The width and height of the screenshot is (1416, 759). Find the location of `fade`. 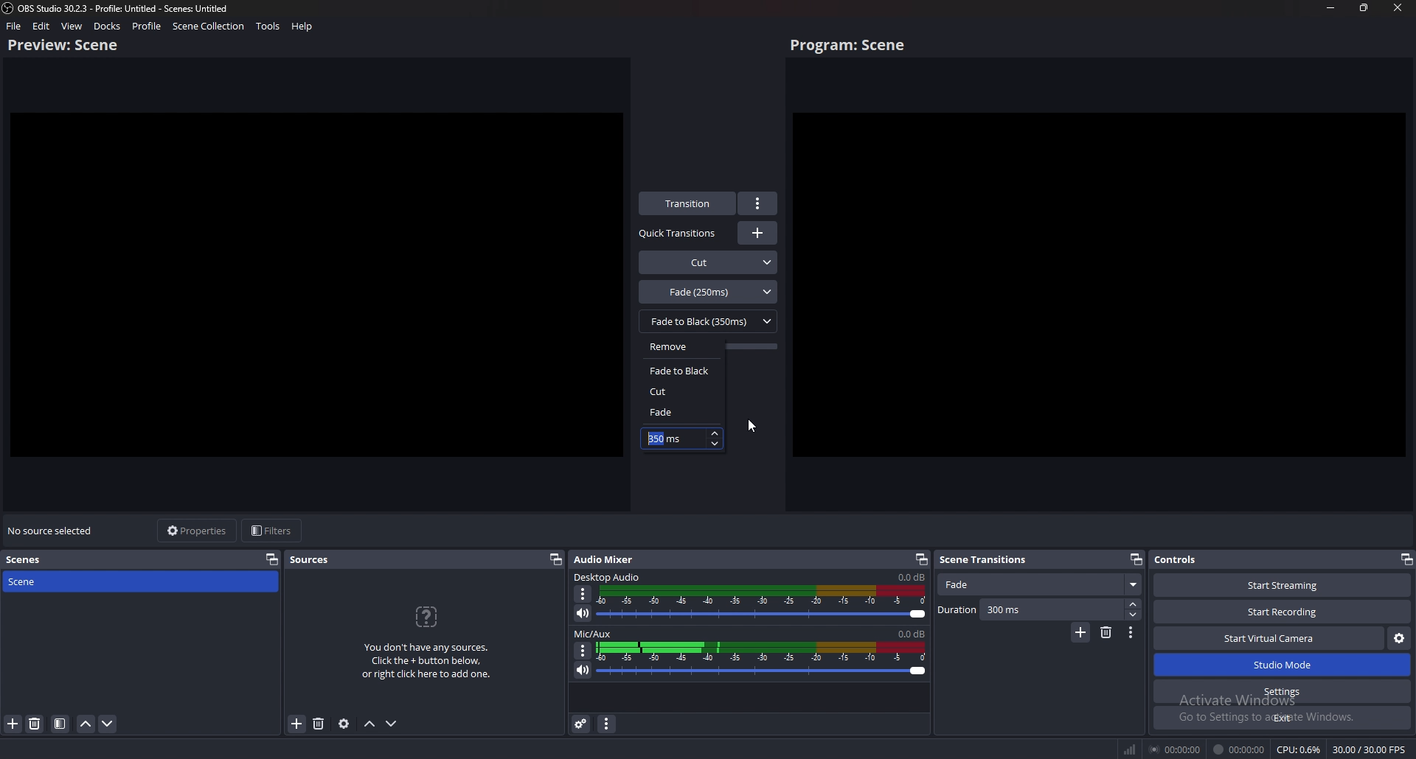

fade is located at coordinates (678, 412).